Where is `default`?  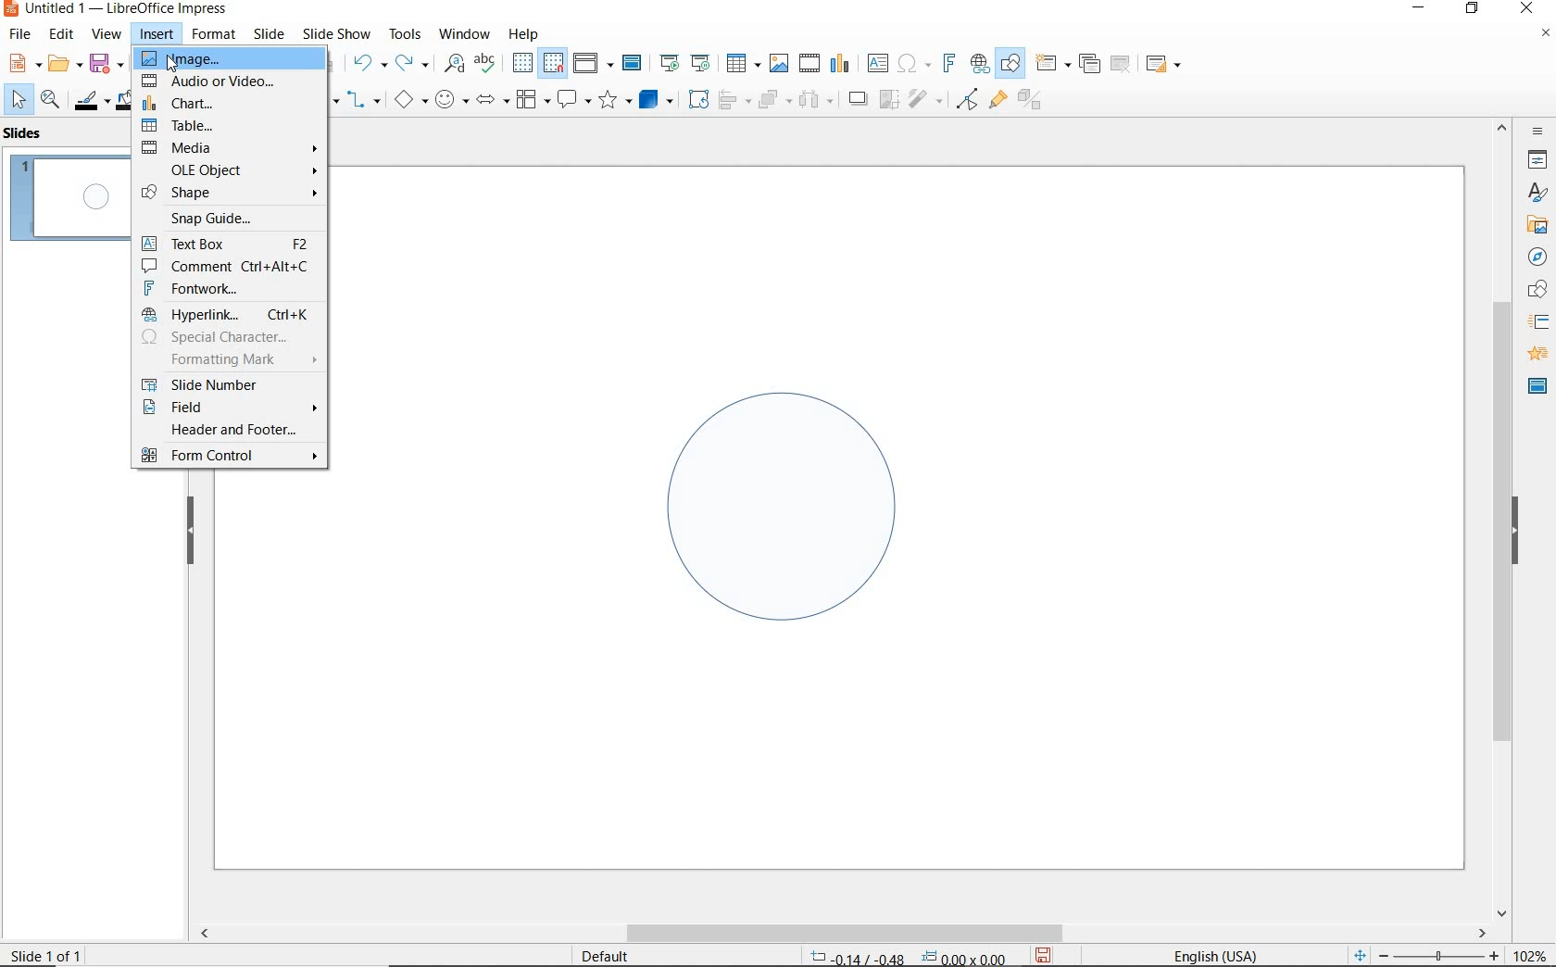
default is located at coordinates (593, 955).